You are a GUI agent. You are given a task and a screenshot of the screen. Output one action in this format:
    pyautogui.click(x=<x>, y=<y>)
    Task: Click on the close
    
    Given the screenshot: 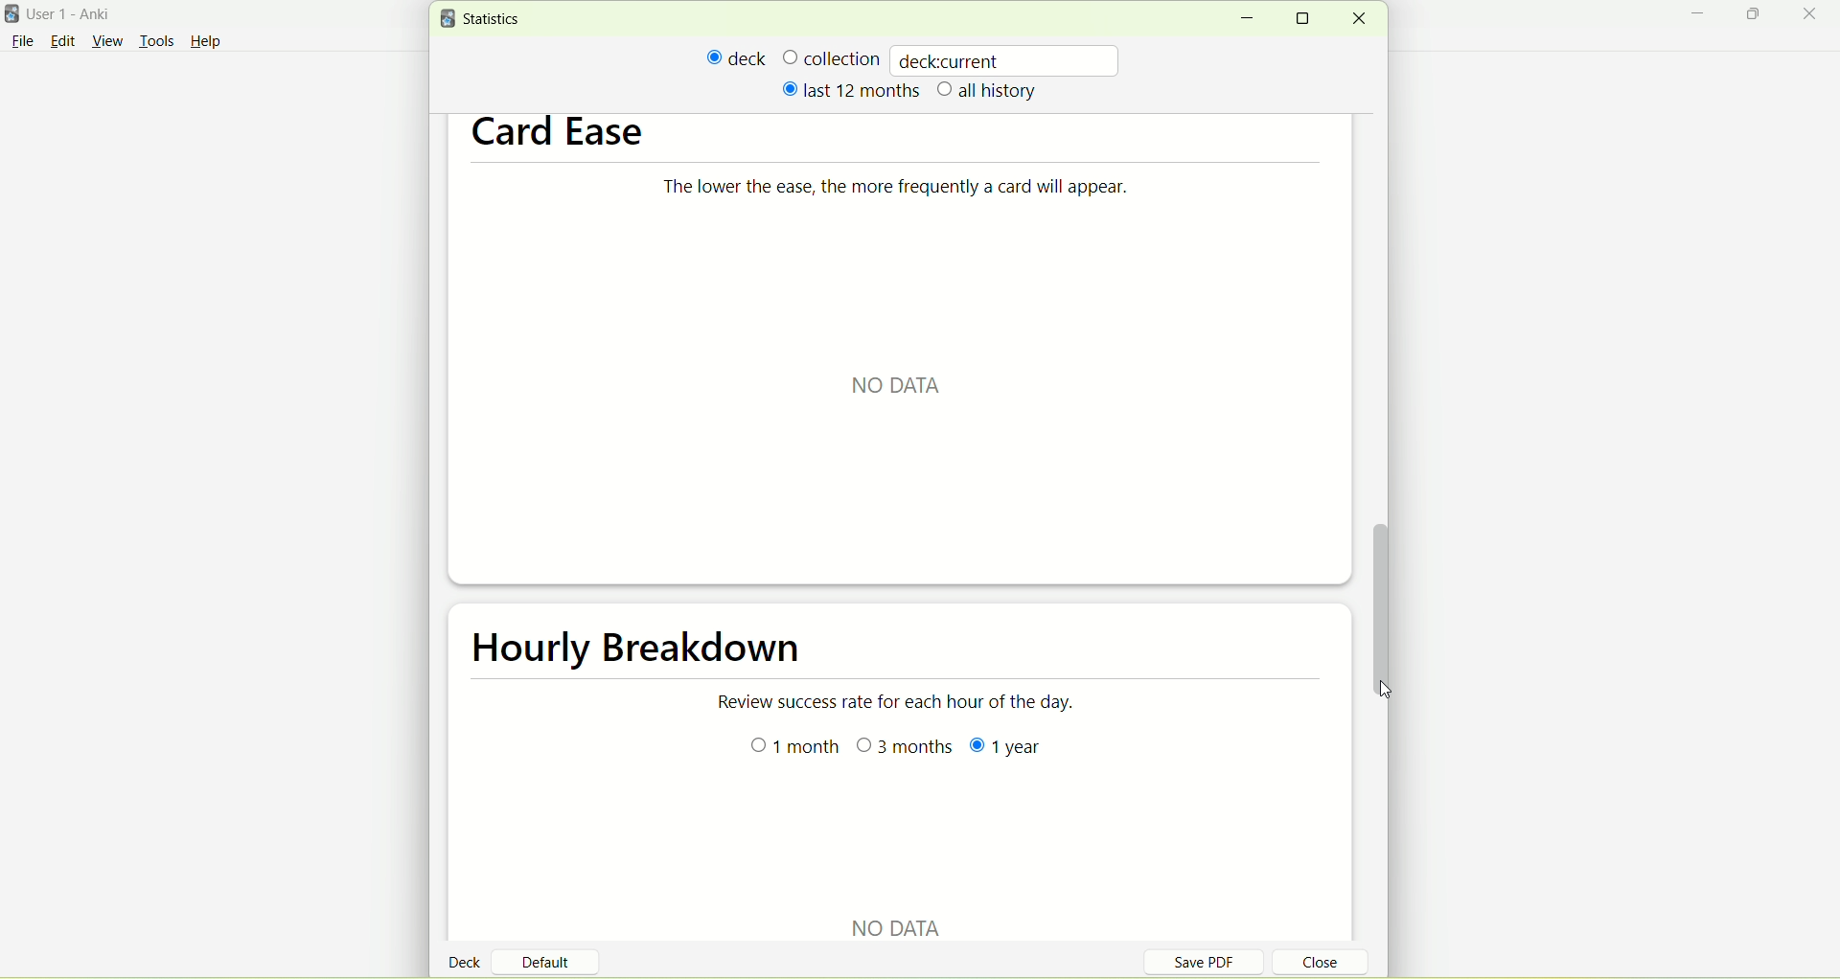 What is the action you would take?
    pyautogui.click(x=1309, y=965)
    